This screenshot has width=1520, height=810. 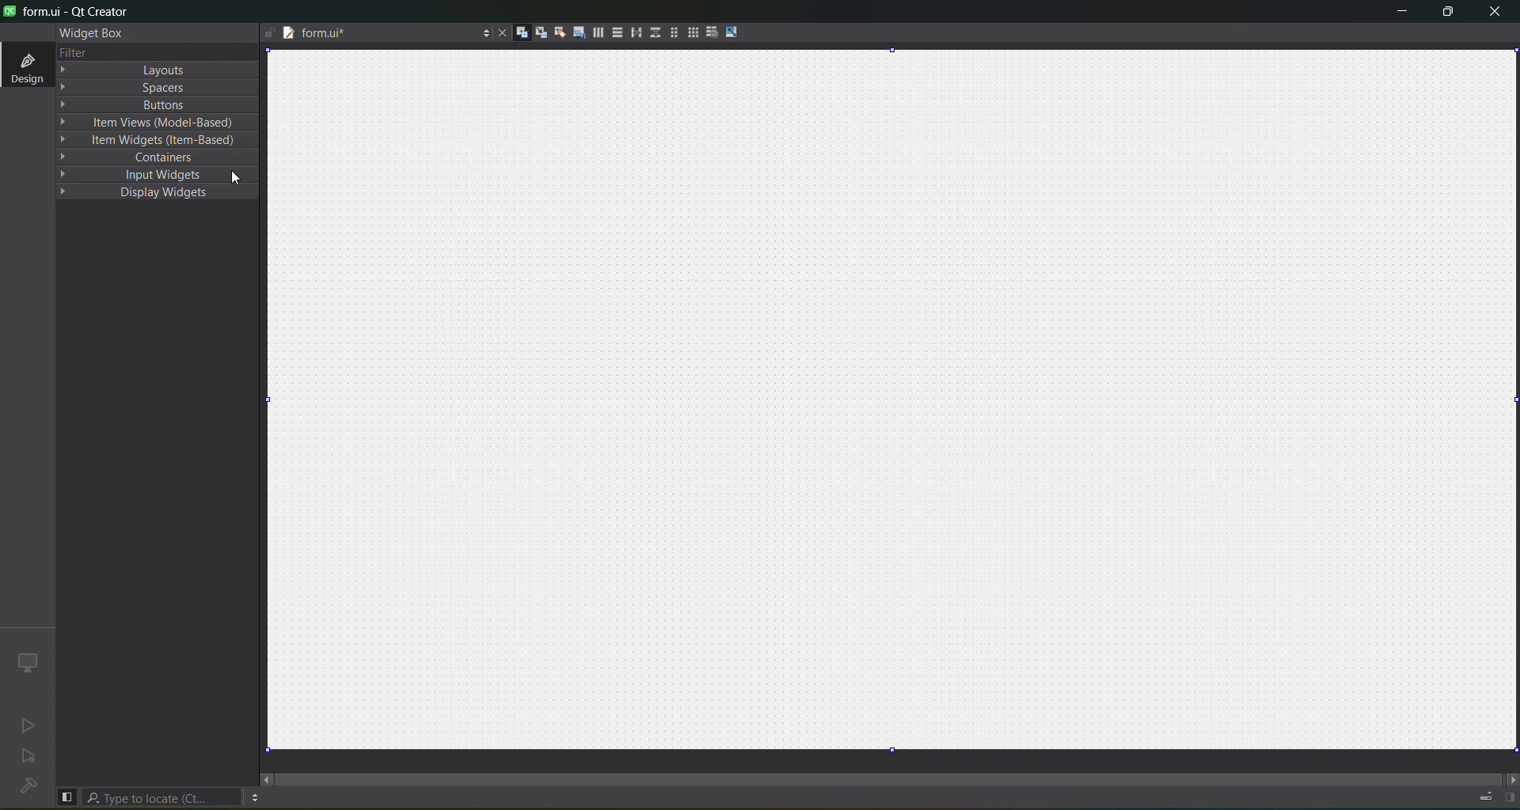 What do you see at coordinates (26, 65) in the screenshot?
I see `design` at bounding box center [26, 65].